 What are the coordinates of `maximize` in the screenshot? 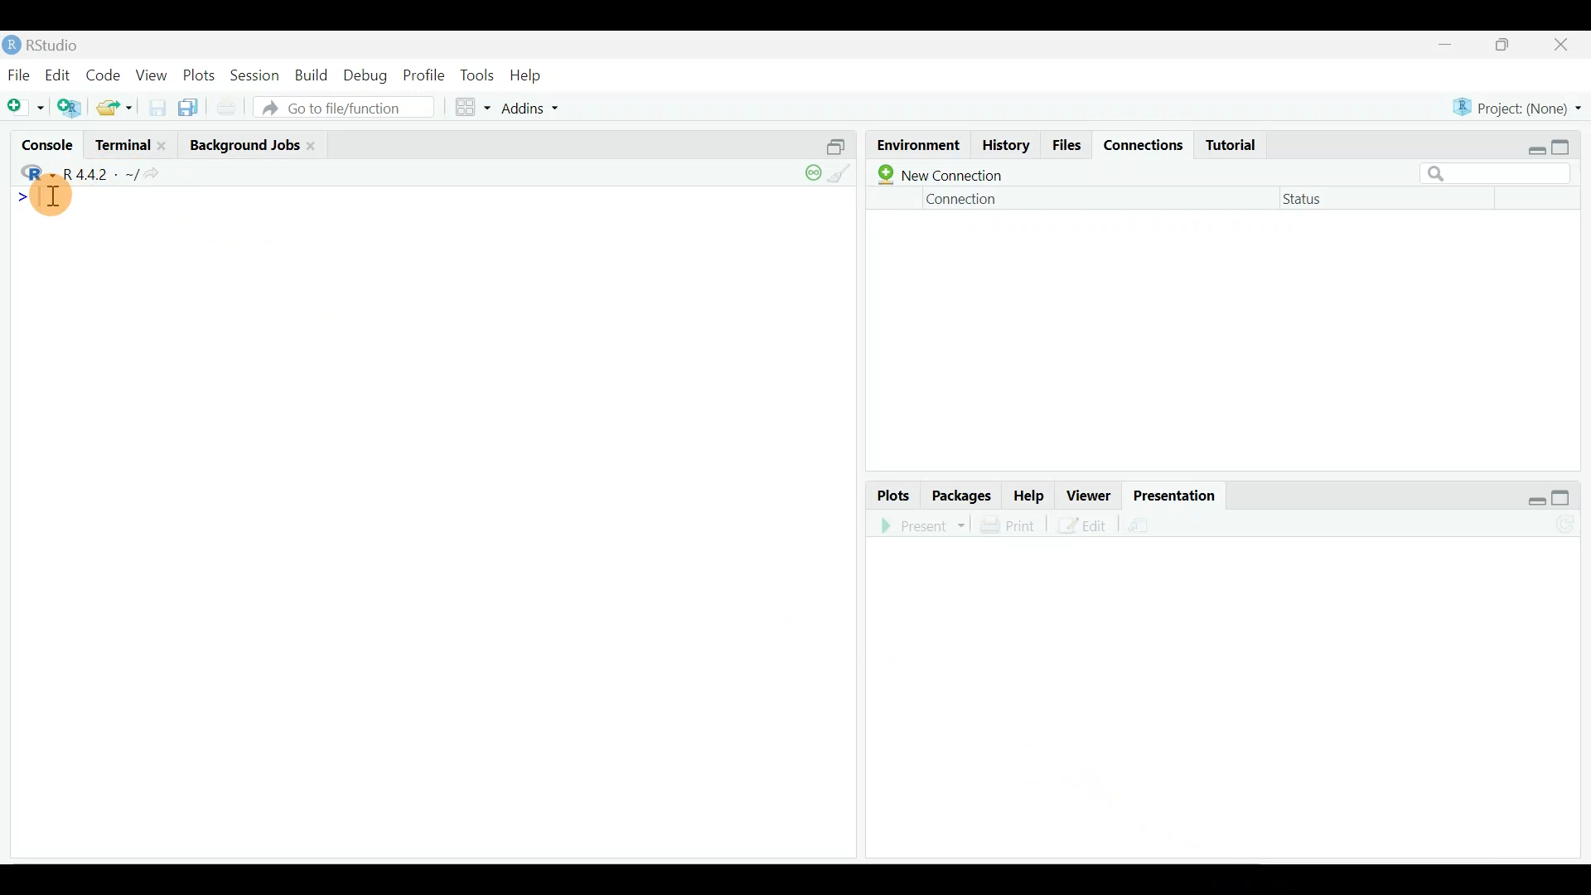 It's located at (1510, 46).